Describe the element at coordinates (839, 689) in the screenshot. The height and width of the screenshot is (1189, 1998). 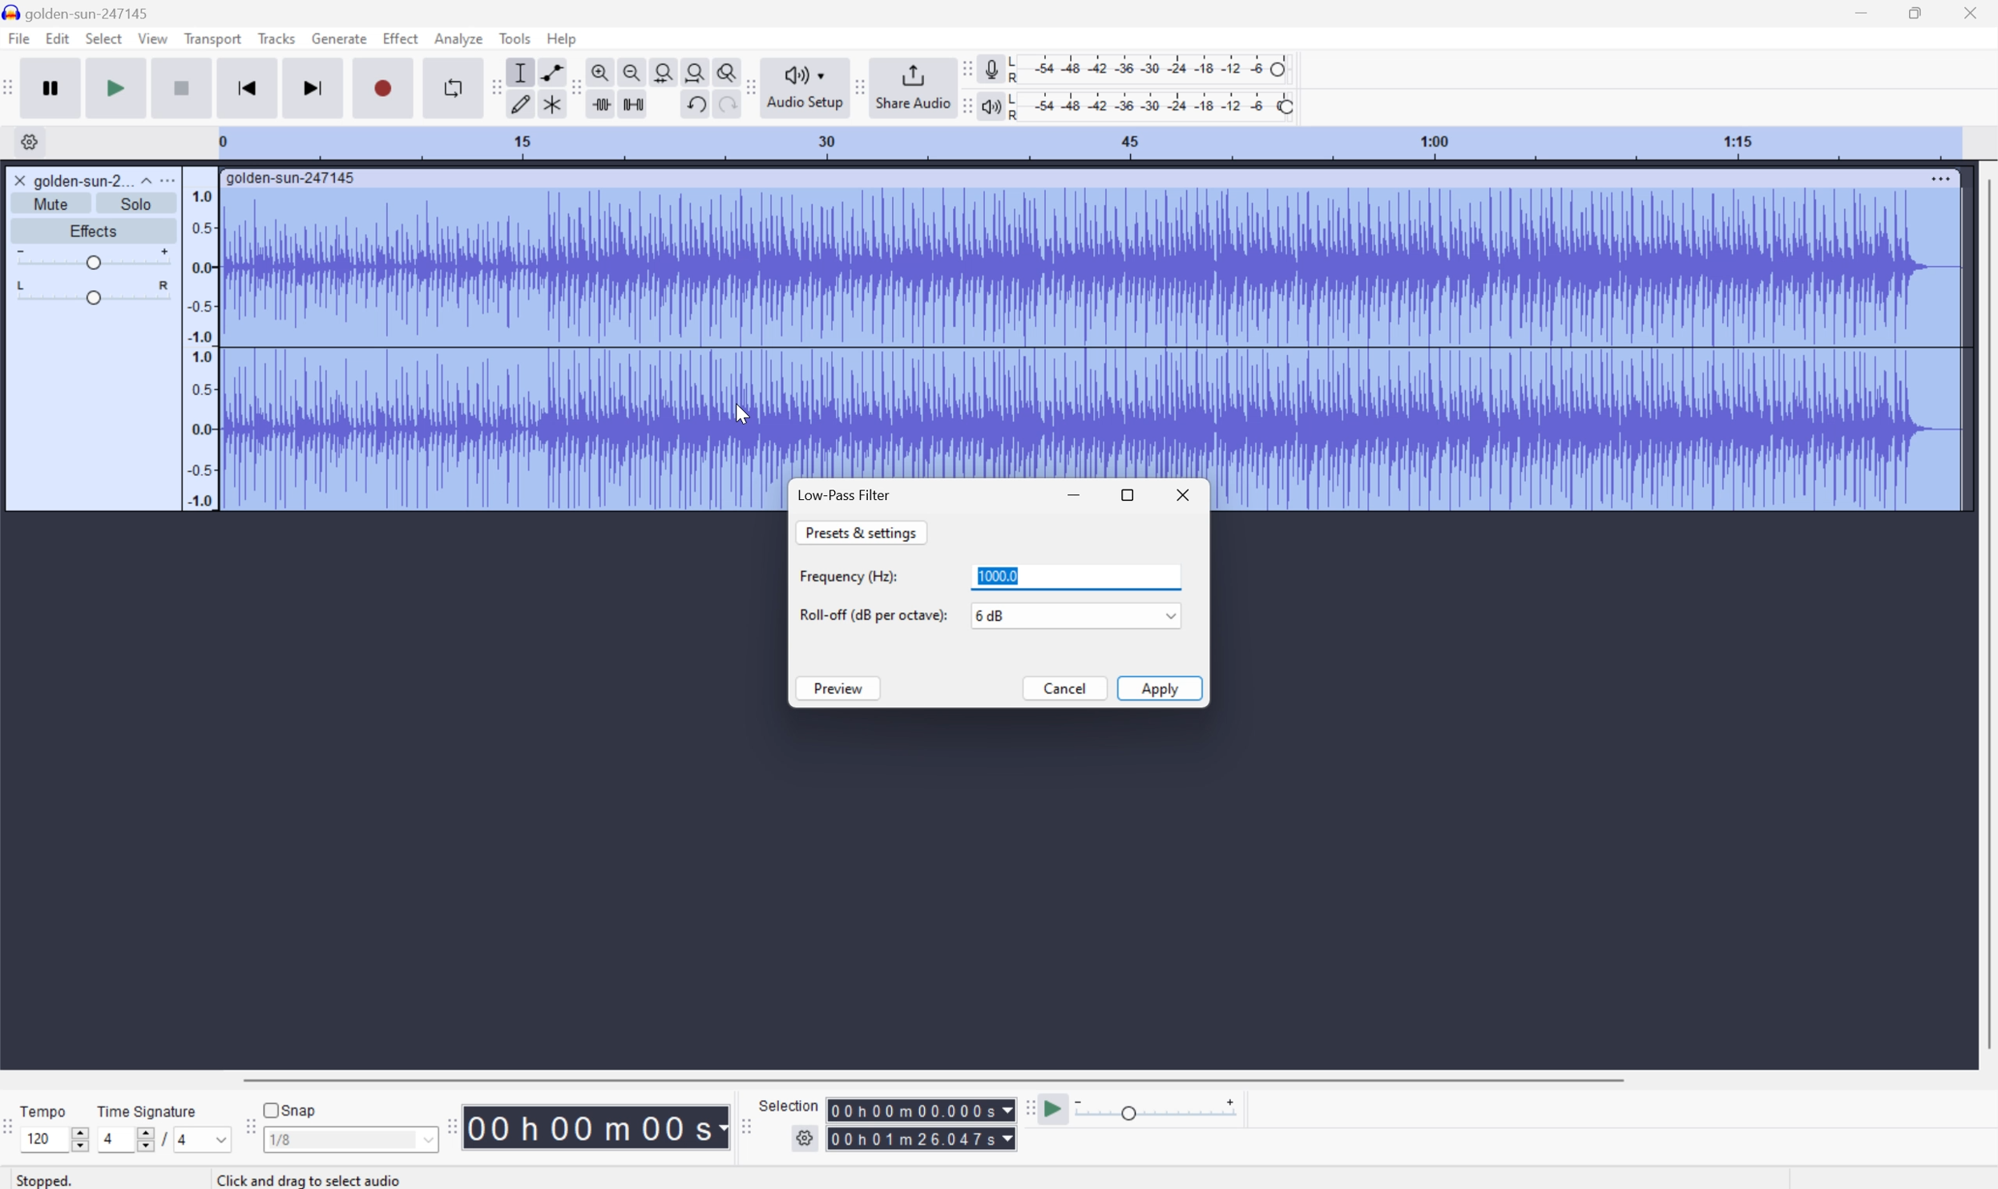
I see `Preview` at that location.